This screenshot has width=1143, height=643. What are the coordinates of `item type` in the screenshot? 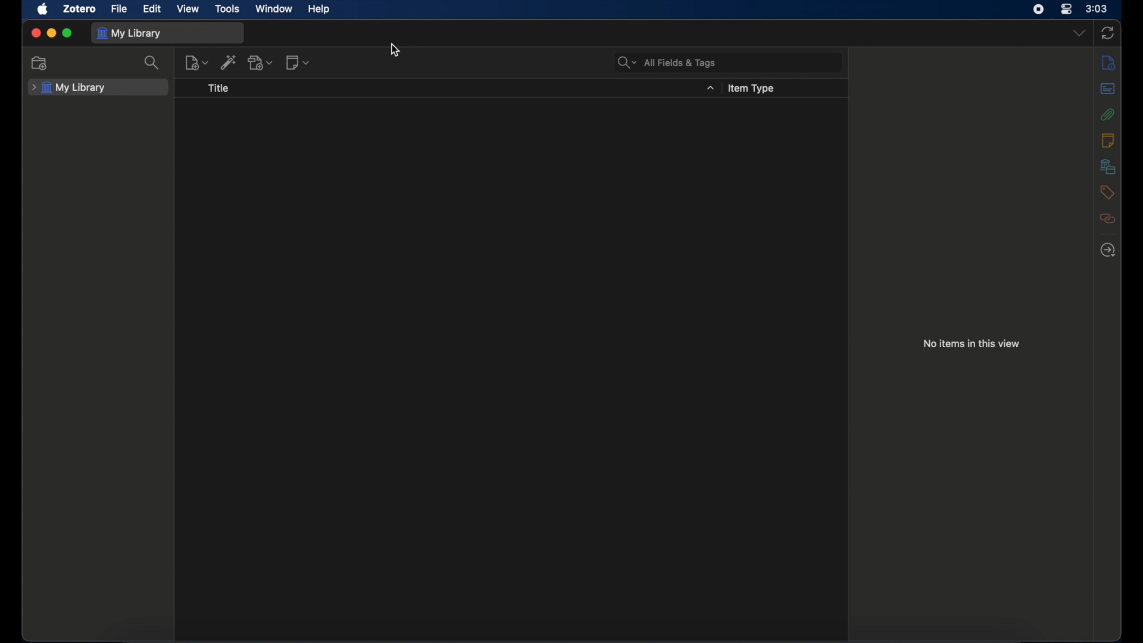 It's located at (752, 90).